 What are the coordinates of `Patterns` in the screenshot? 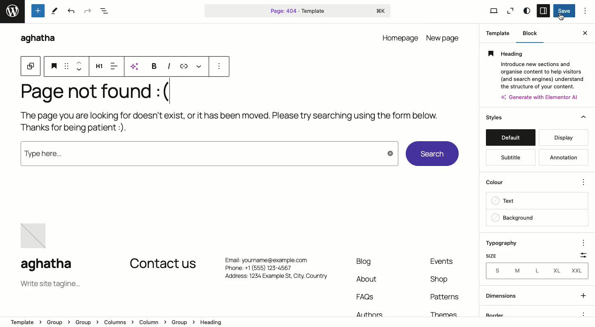 It's located at (447, 299).